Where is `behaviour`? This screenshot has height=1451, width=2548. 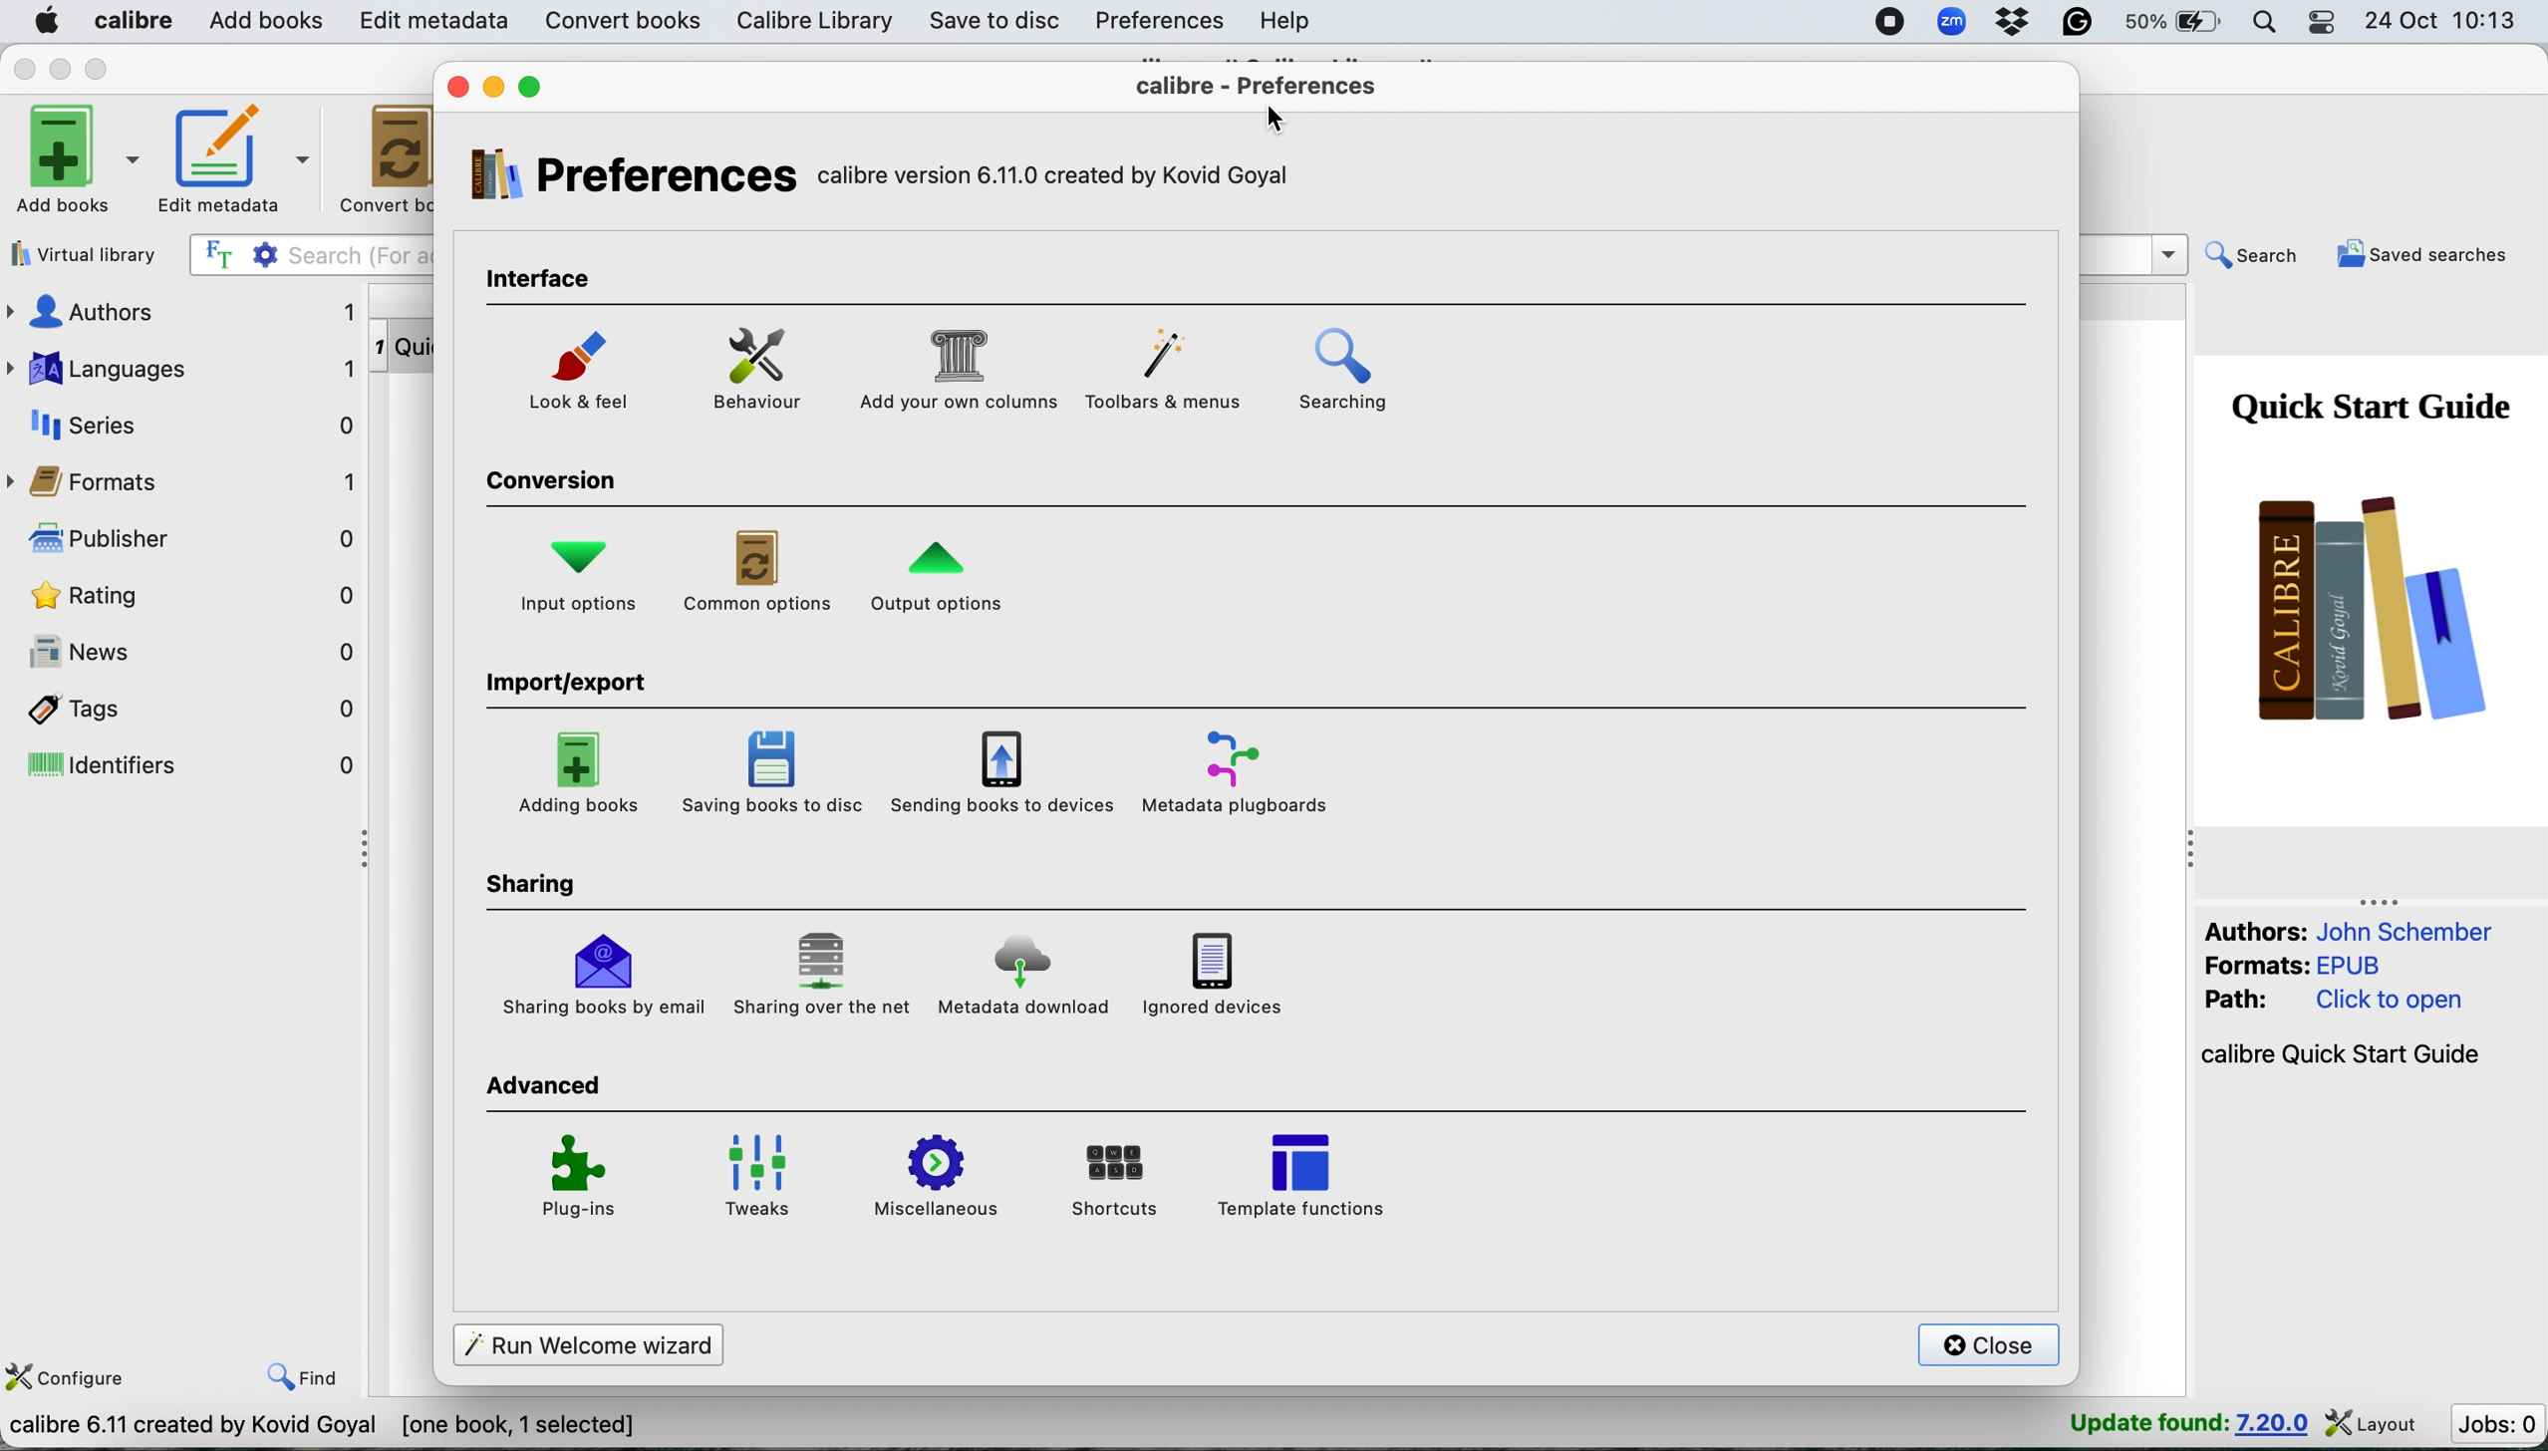
behaviour is located at coordinates (754, 370).